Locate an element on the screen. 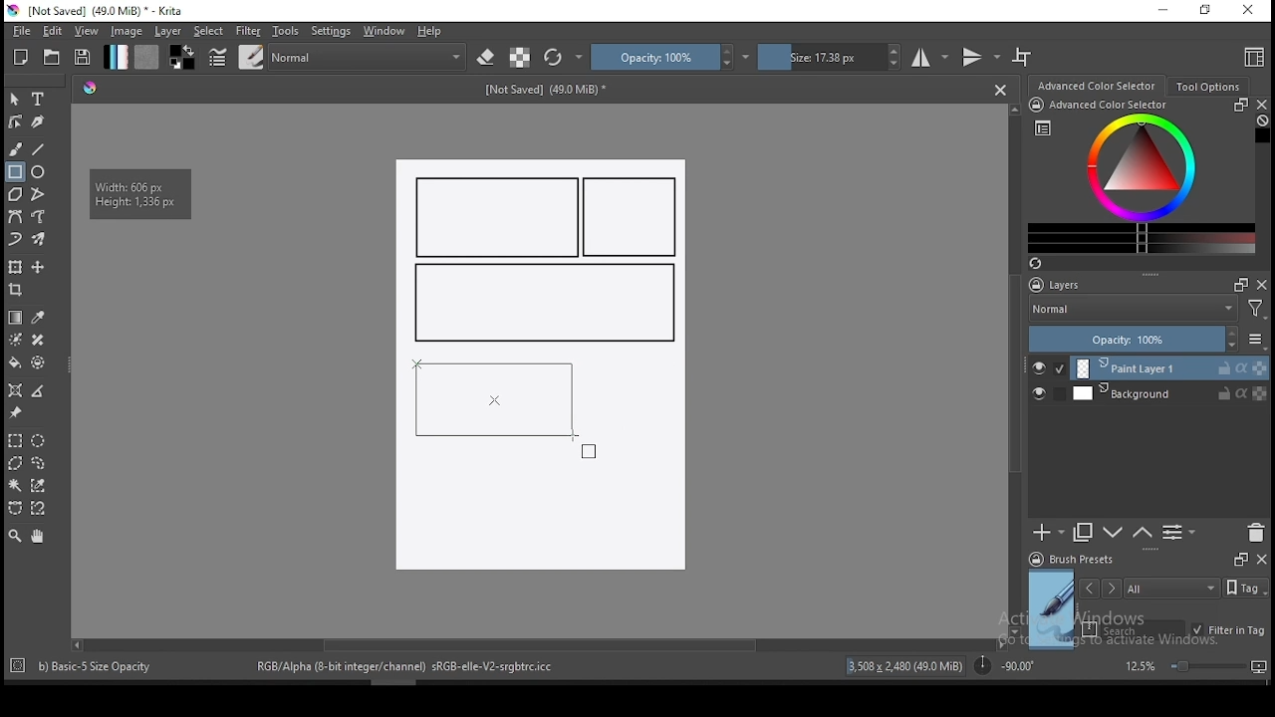 This screenshot has height=717, width=1275. open is located at coordinates (52, 57).